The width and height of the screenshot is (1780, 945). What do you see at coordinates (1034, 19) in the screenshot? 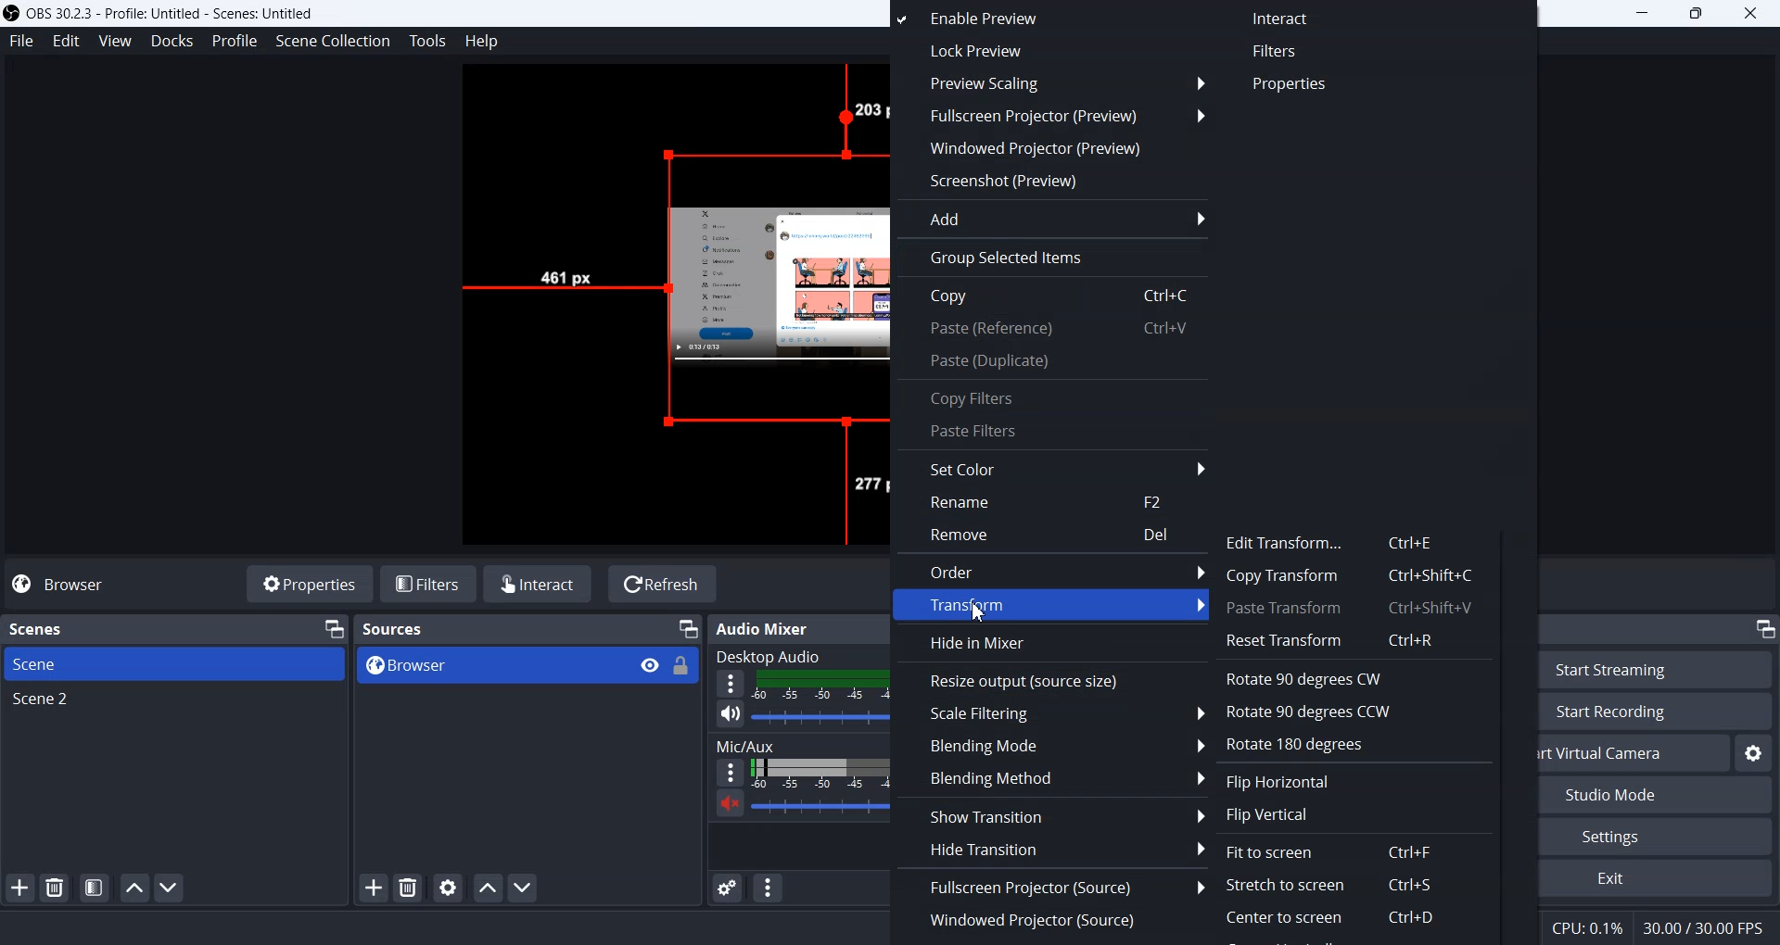
I see `Enable Preview` at bounding box center [1034, 19].